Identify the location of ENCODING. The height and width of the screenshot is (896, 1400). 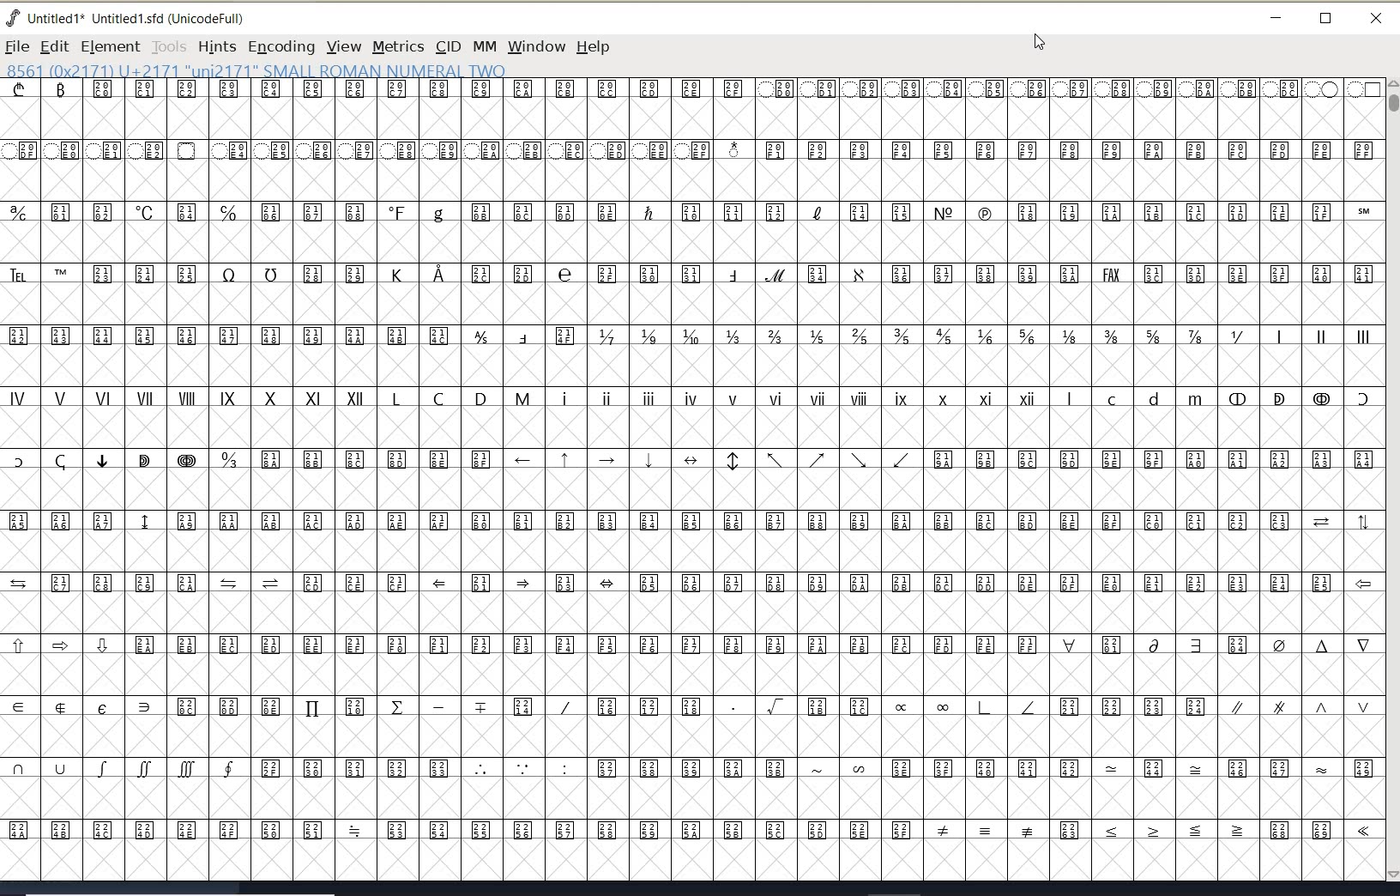
(281, 47).